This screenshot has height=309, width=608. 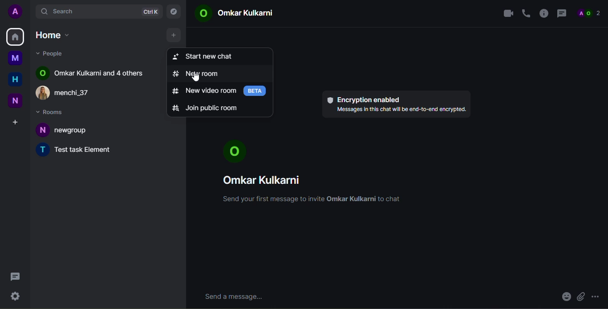 I want to click on new room, so click(x=196, y=73).